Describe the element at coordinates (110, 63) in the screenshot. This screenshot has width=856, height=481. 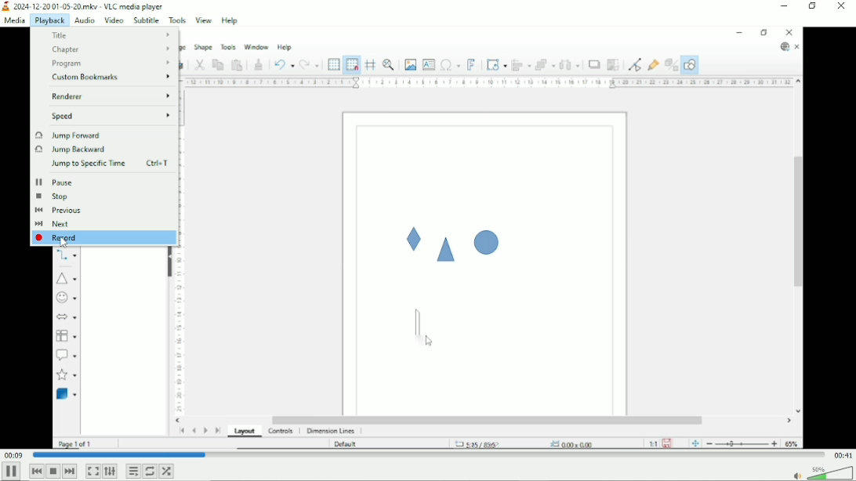
I see `Program` at that location.